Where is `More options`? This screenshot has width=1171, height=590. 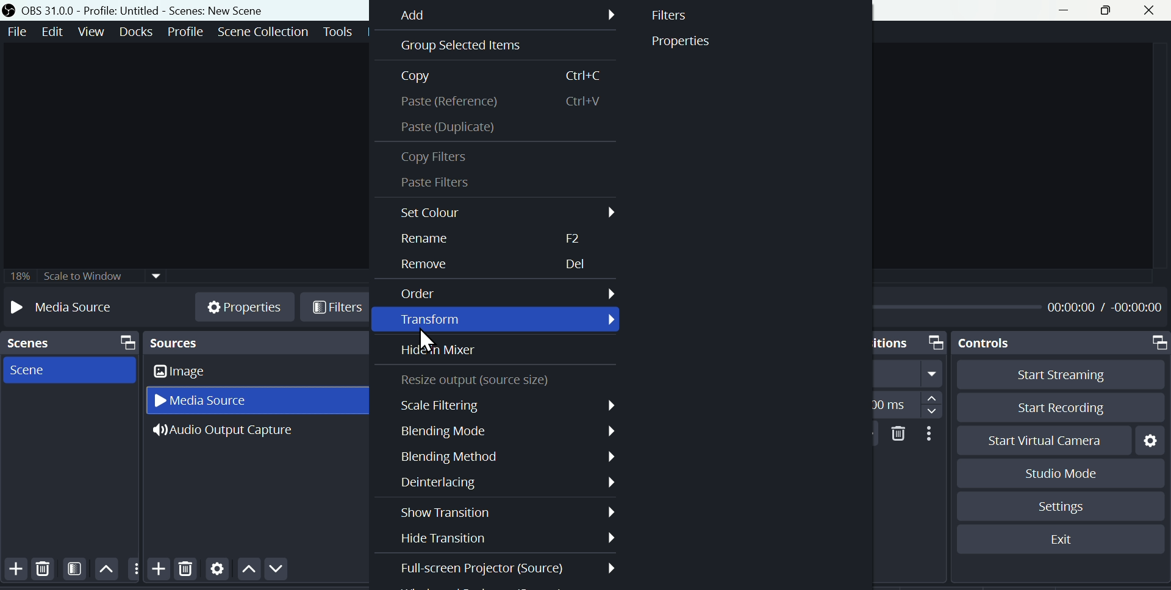
More options is located at coordinates (930, 433).